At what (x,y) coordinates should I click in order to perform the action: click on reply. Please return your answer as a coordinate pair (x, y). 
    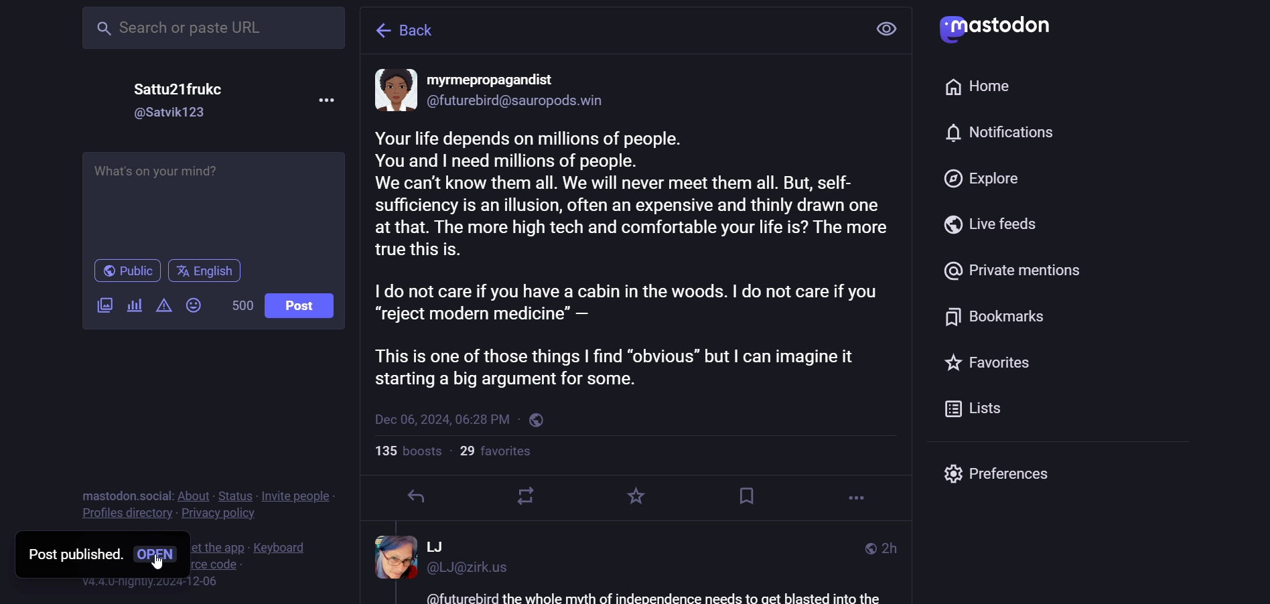
    Looking at the image, I should click on (413, 498).